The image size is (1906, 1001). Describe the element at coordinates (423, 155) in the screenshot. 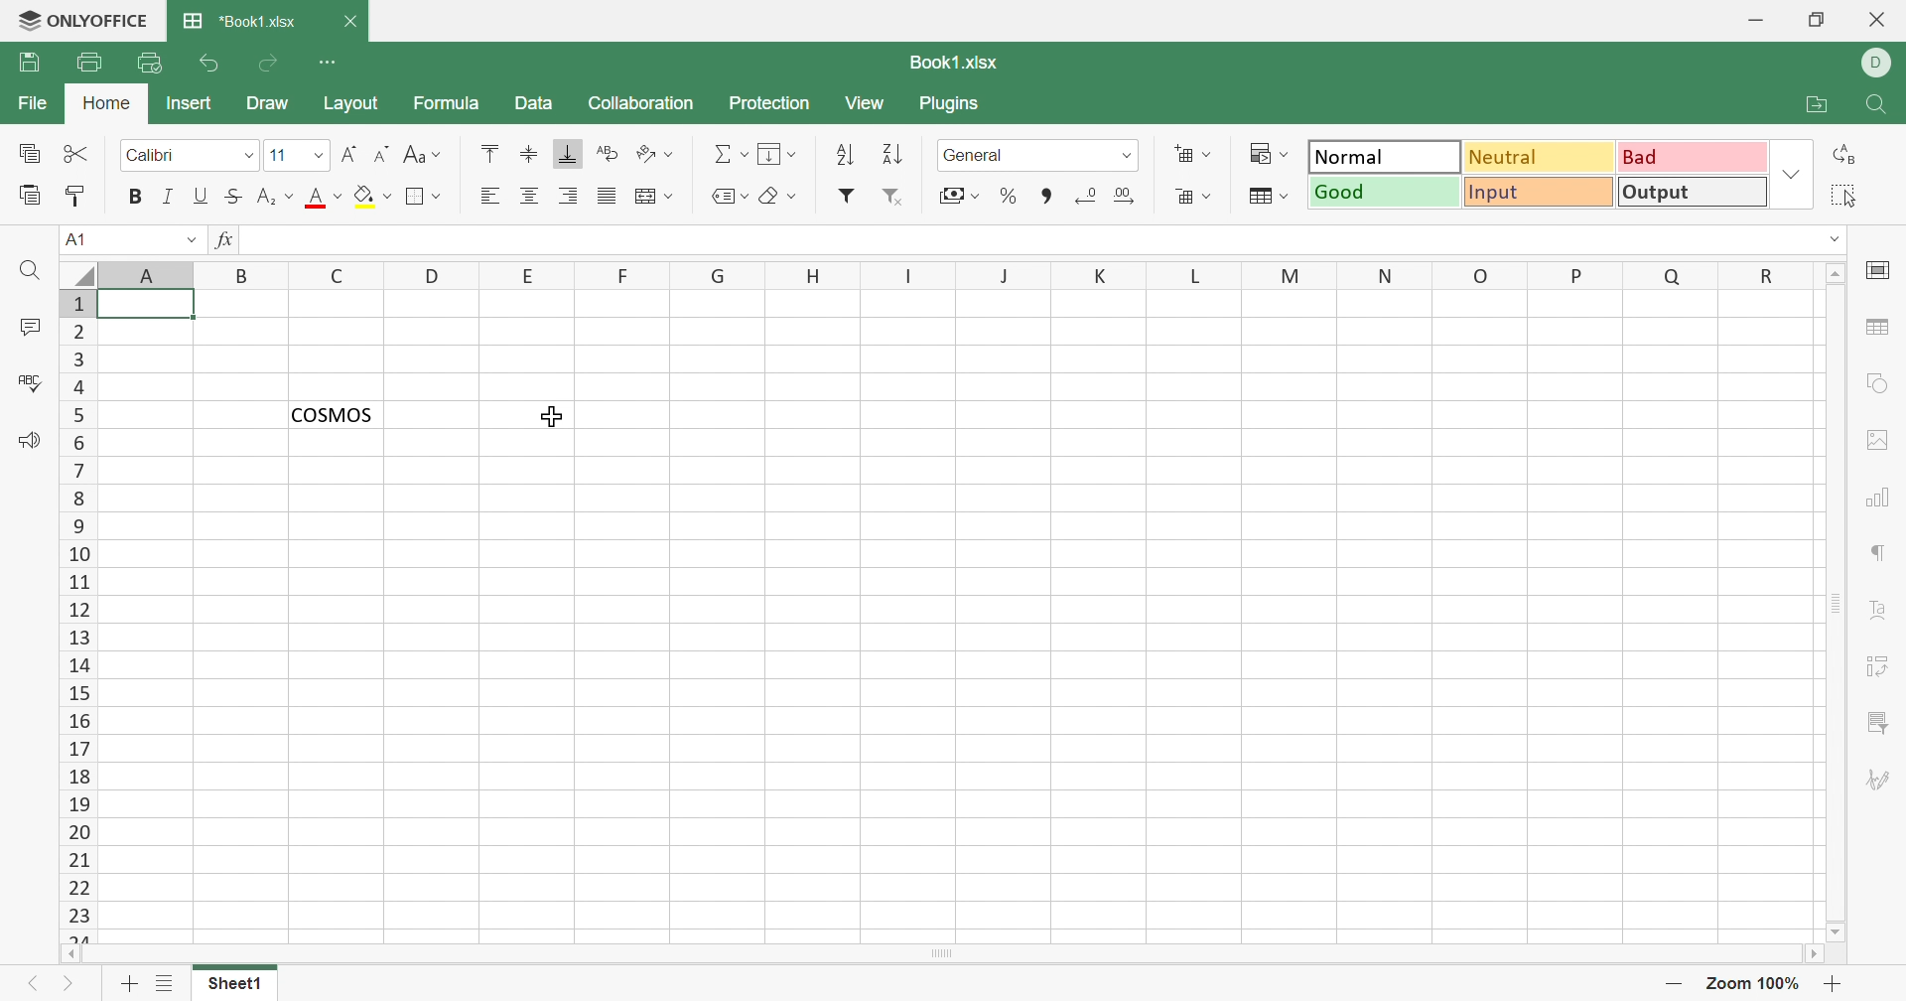

I see `Change case` at that location.